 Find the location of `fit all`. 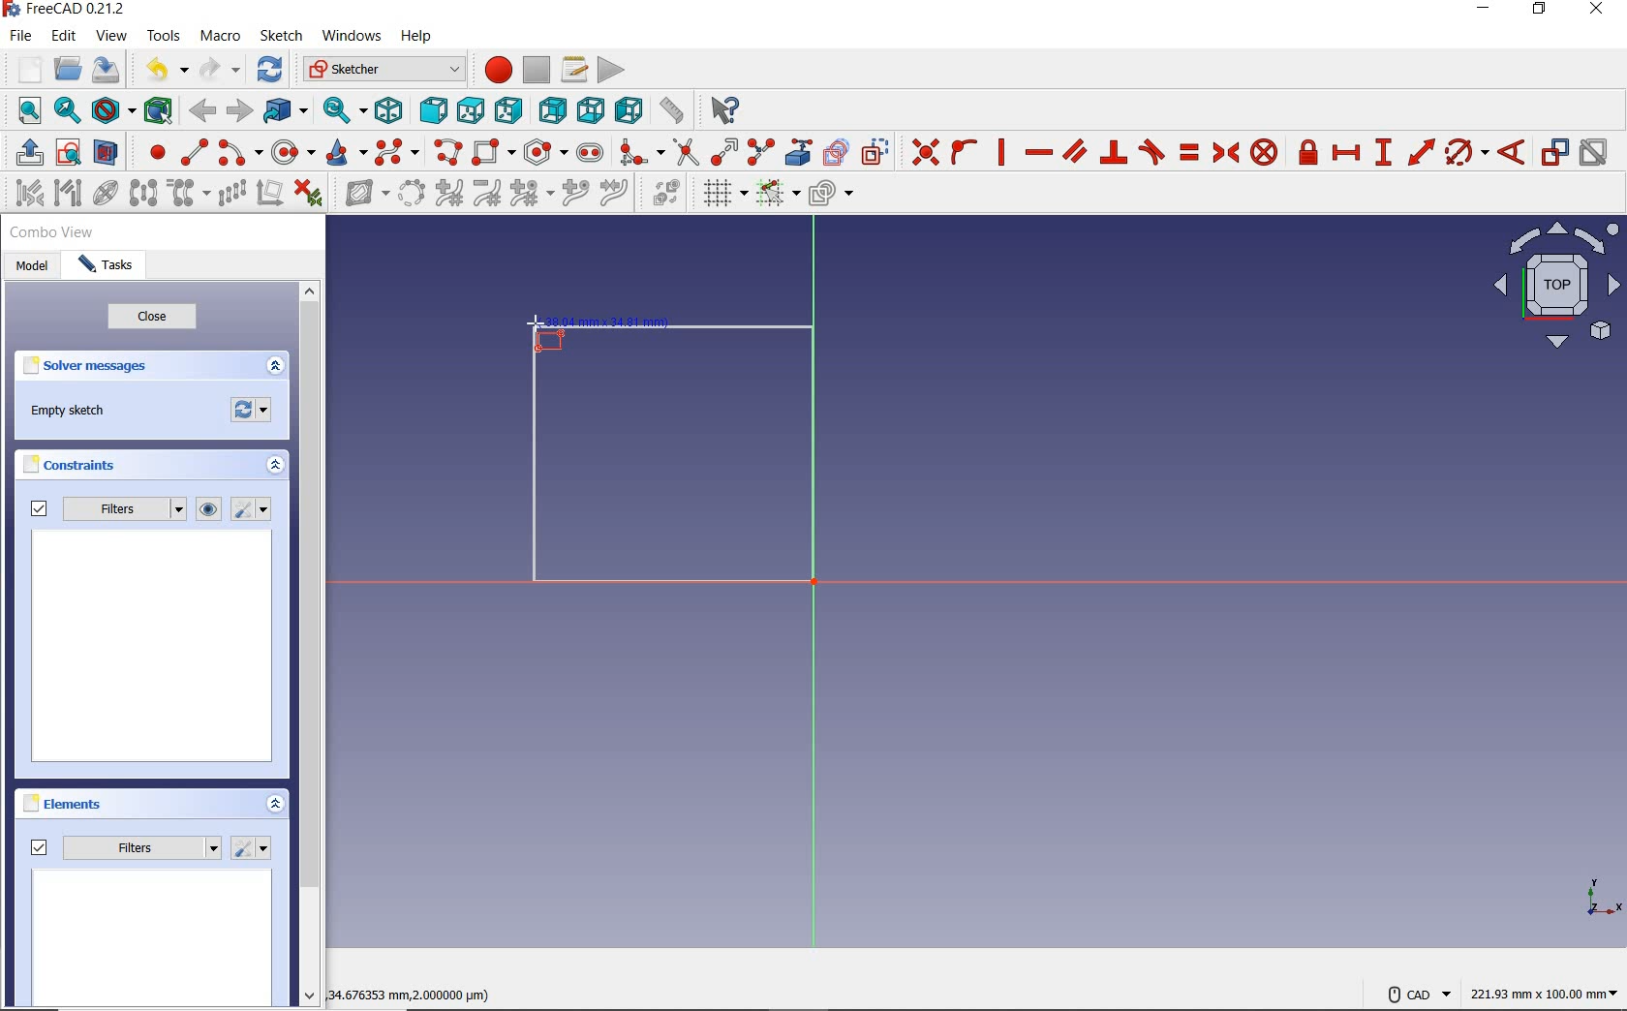

fit all is located at coordinates (23, 112).